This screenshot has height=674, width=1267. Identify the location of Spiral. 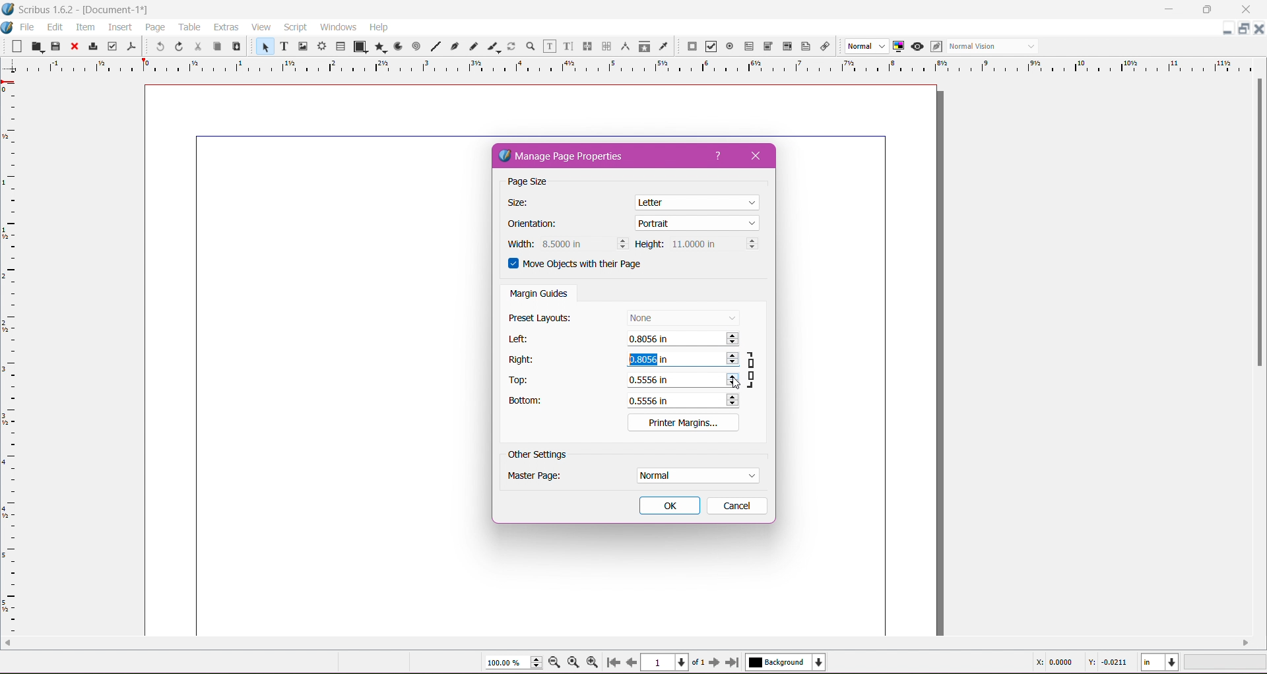
(416, 47).